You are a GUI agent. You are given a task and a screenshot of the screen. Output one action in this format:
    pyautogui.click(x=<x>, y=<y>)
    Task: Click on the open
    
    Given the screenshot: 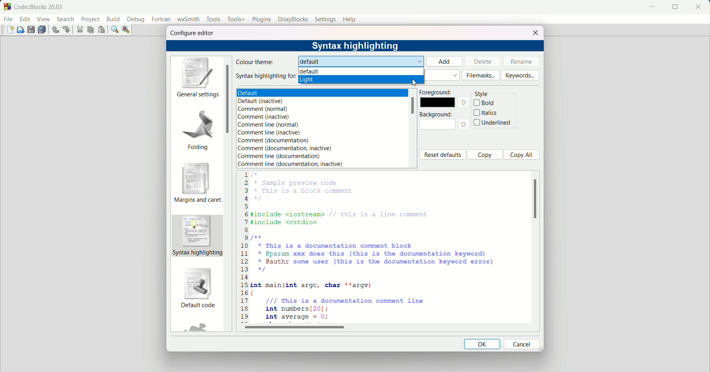 What is the action you would take?
    pyautogui.click(x=21, y=30)
    